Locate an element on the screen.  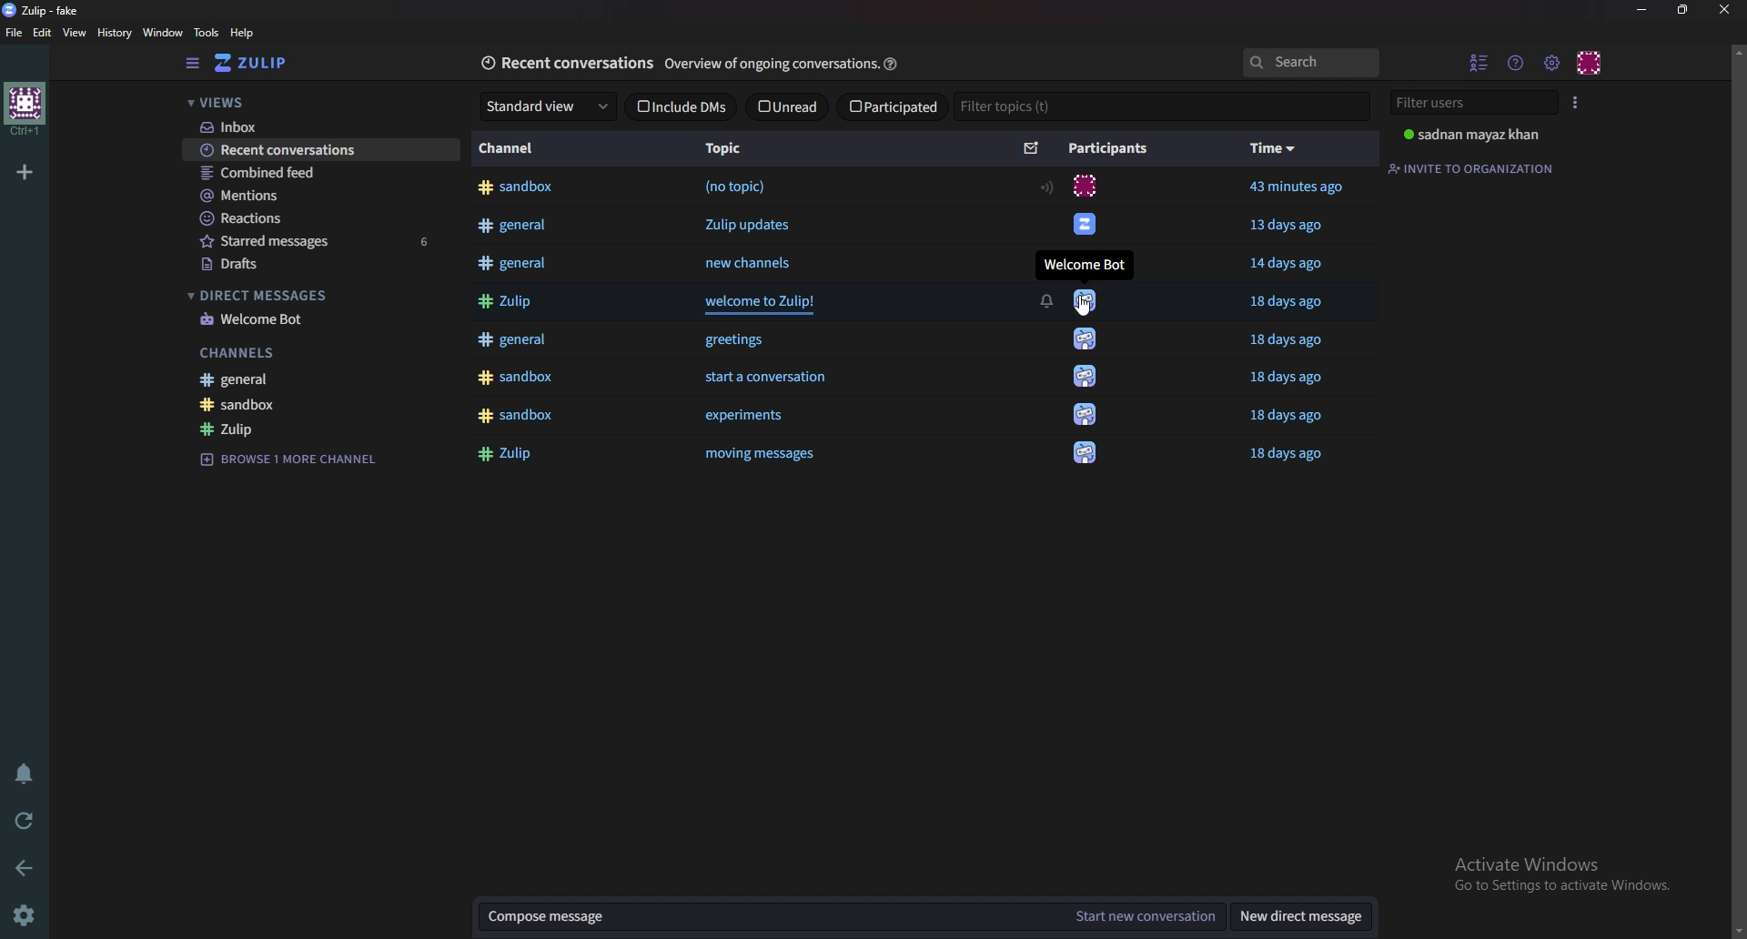
Drafts is located at coordinates (320, 264).